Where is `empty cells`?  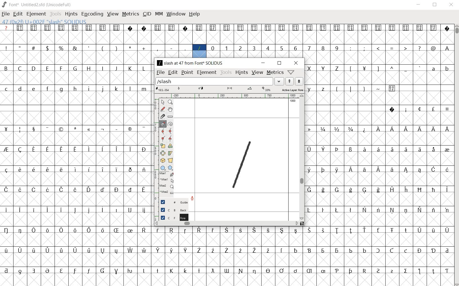 empty cells is located at coordinates (379, 119).